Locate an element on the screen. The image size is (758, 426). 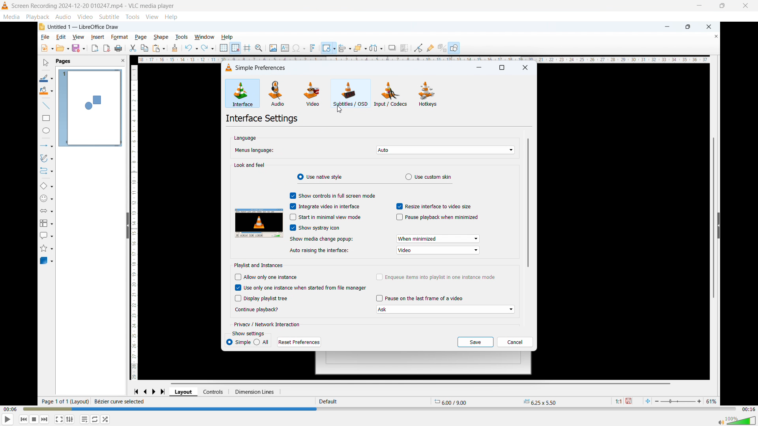
Input or codecs  is located at coordinates (391, 94).